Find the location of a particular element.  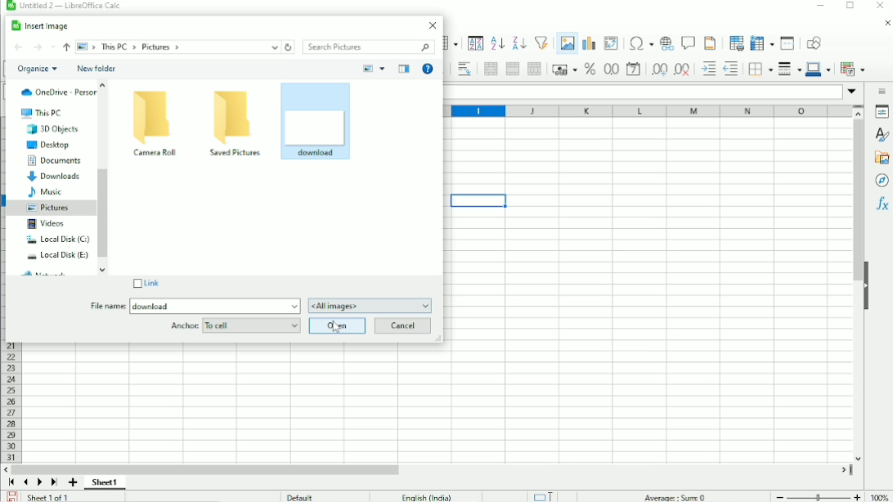

Headers and footers is located at coordinates (711, 43).